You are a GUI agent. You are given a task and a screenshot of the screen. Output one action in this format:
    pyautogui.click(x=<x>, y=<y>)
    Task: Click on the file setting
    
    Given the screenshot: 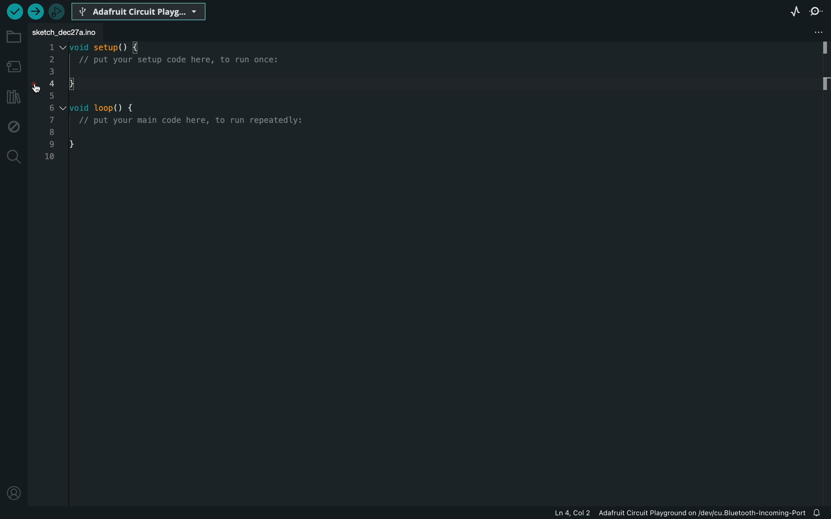 What is the action you would take?
    pyautogui.click(x=809, y=33)
    